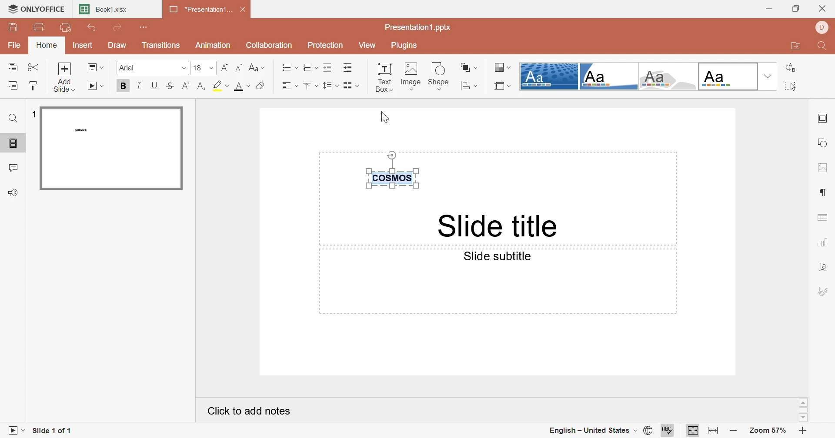  I want to click on Open file location, so click(794, 49).